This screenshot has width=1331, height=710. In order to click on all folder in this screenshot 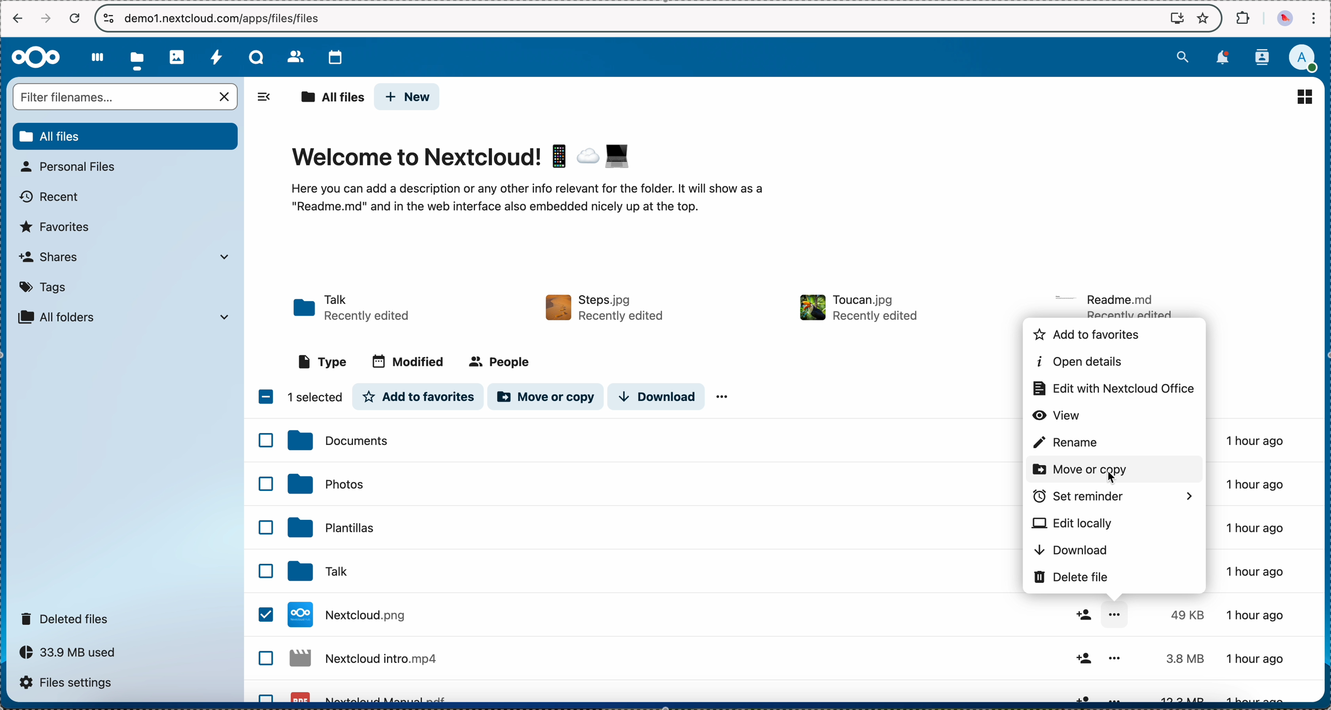, I will do `click(129, 316)`.